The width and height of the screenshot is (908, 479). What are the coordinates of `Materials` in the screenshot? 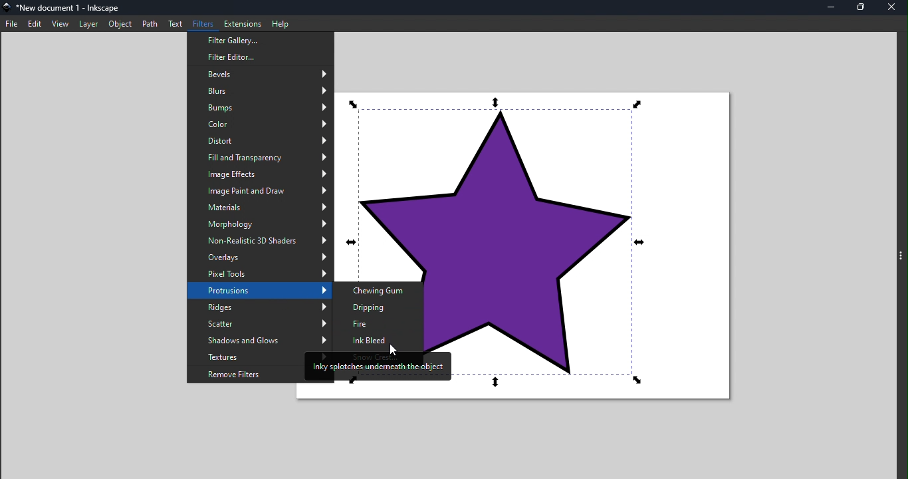 It's located at (261, 208).